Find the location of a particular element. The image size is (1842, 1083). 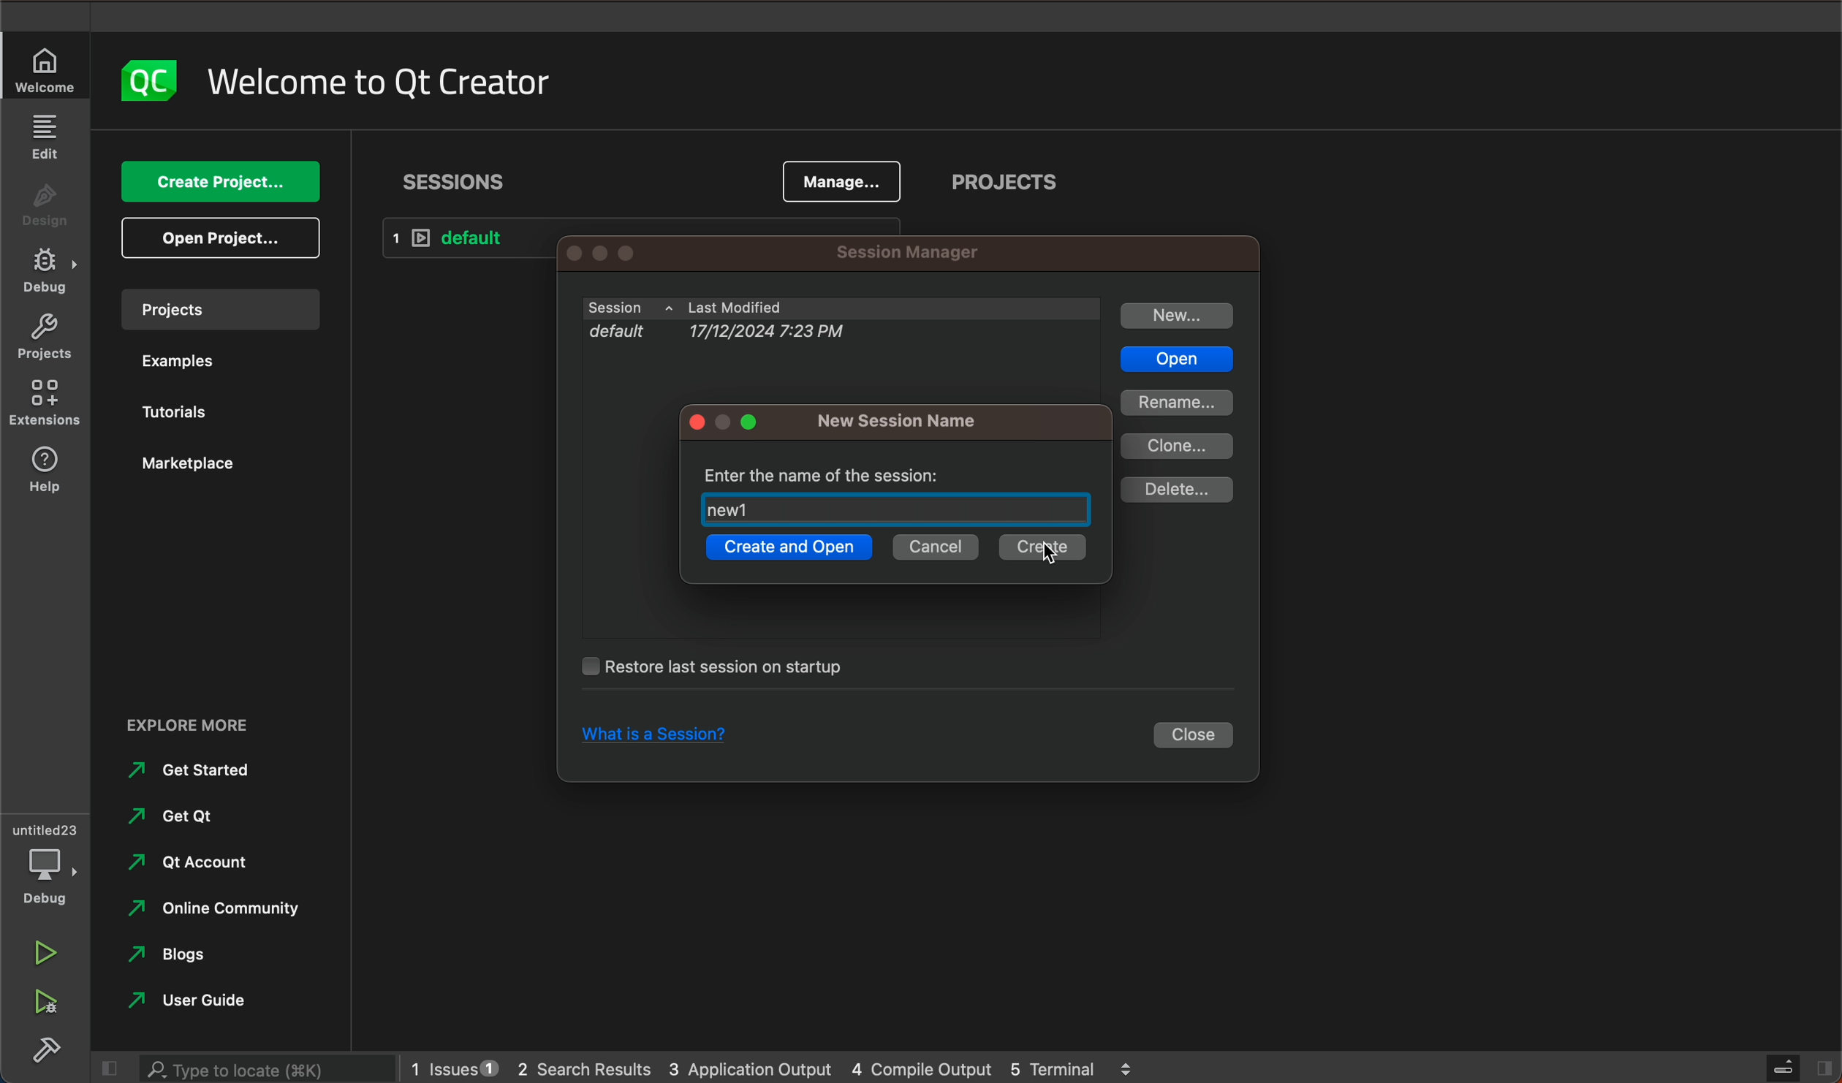

window controls is located at coordinates (622, 253).